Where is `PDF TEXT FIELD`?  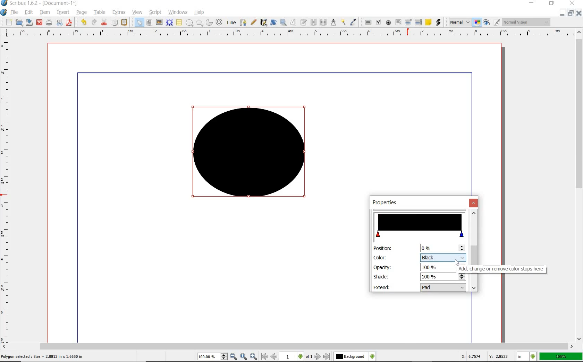
PDF TEXT FIELD is located at coordinates (398, 22).